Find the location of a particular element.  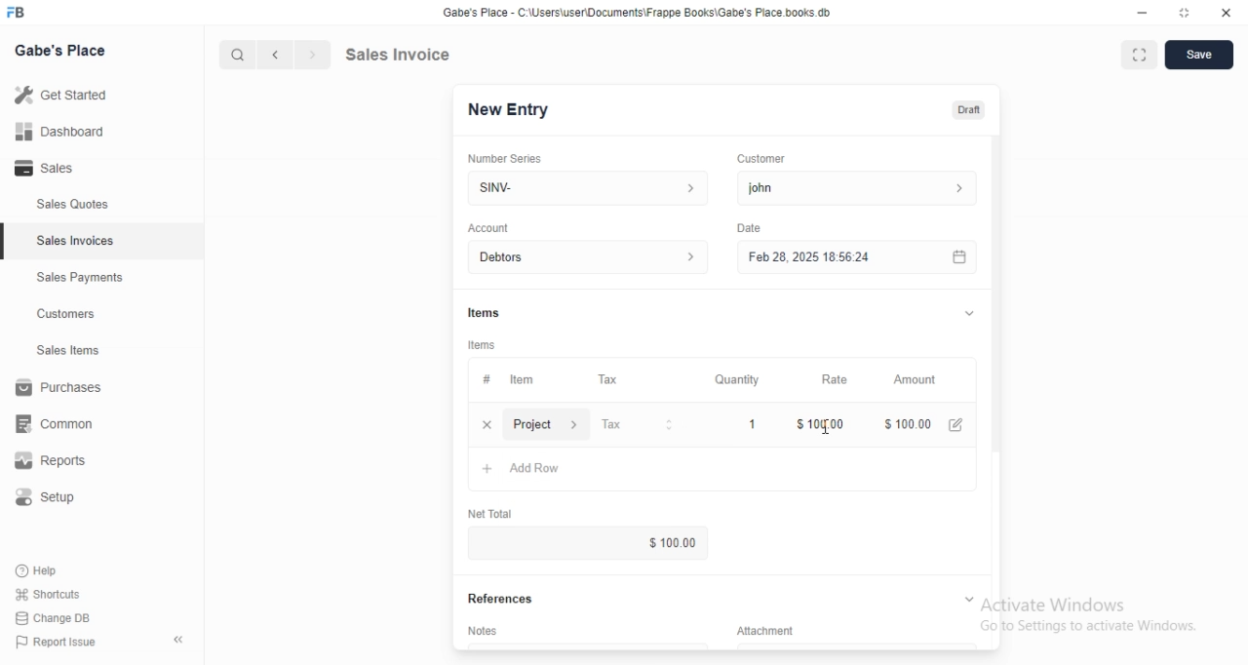

‘Notes is located at coordinates (487, 634).